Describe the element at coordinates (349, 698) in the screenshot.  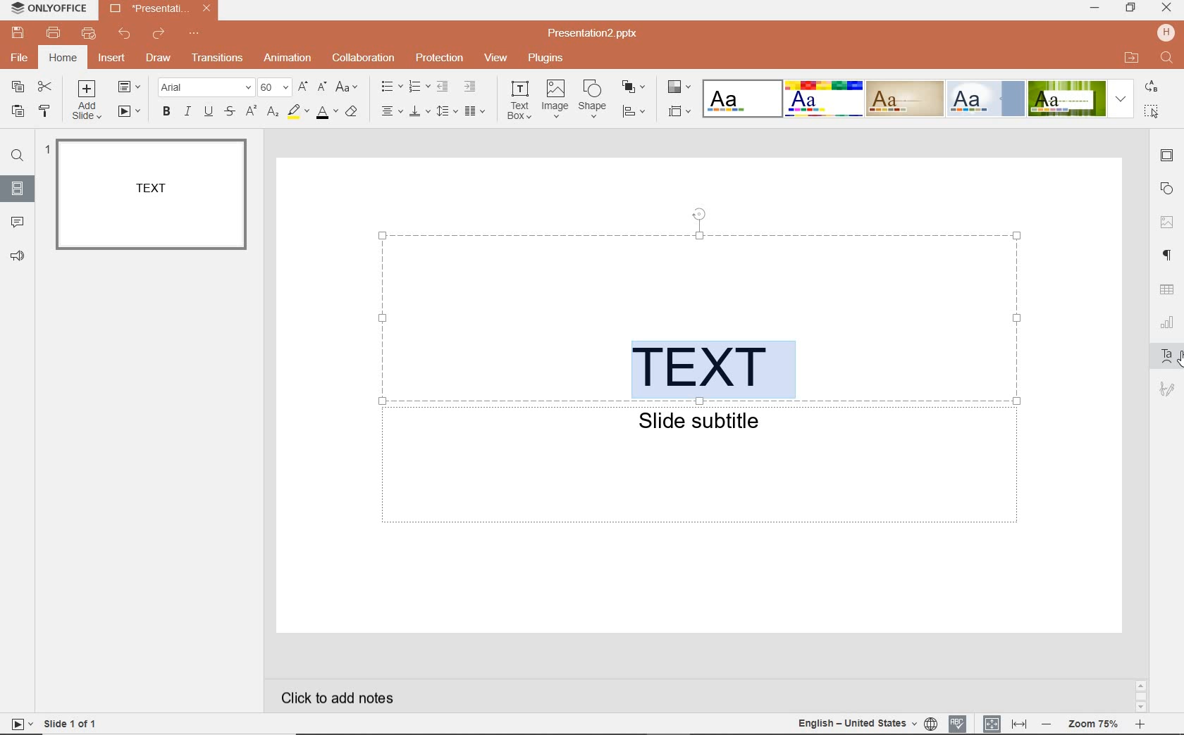
I see `CLICK TO ADD NOTES` at that location.